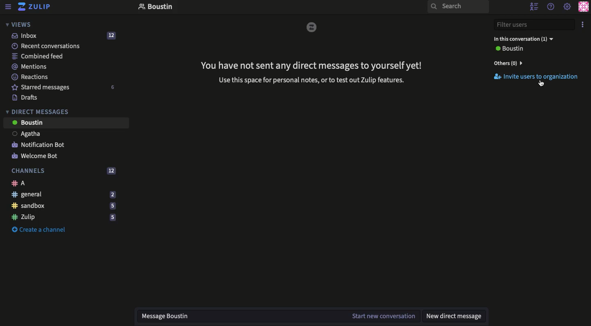 This screenshot has height=326, width=591. I want to click on Inbox, so click(60, 36).